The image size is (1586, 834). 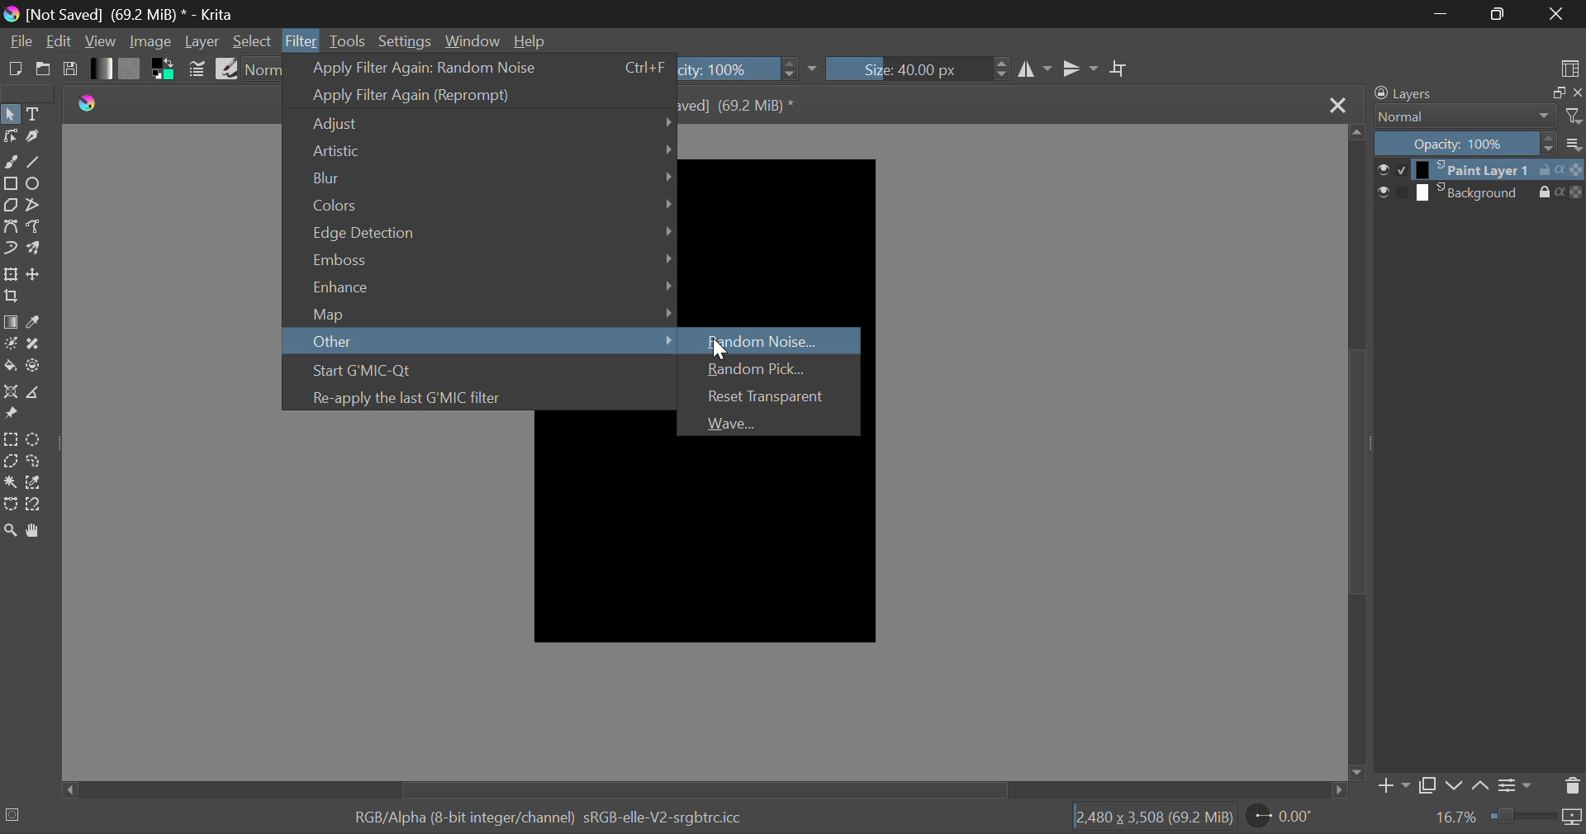 I want to click on Paint layer 1, so click(x=1470, y=170).